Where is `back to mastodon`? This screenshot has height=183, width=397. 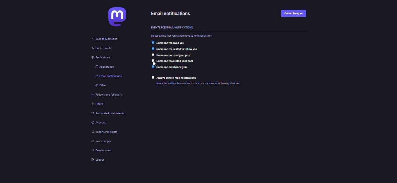 back to mastodon is located at coordinates (105, 38).